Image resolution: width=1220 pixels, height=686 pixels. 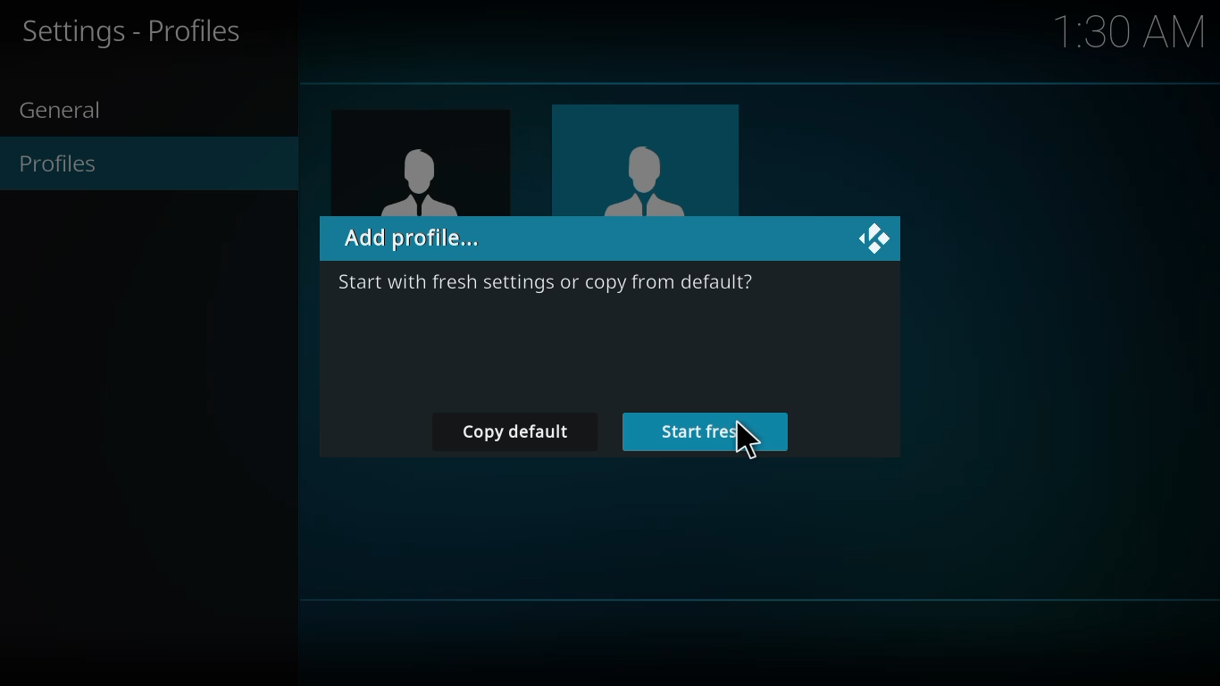 What do you see at coordinates (749, 443) in the screenshot?
I see `cursor` at bounding box center [749, 443].